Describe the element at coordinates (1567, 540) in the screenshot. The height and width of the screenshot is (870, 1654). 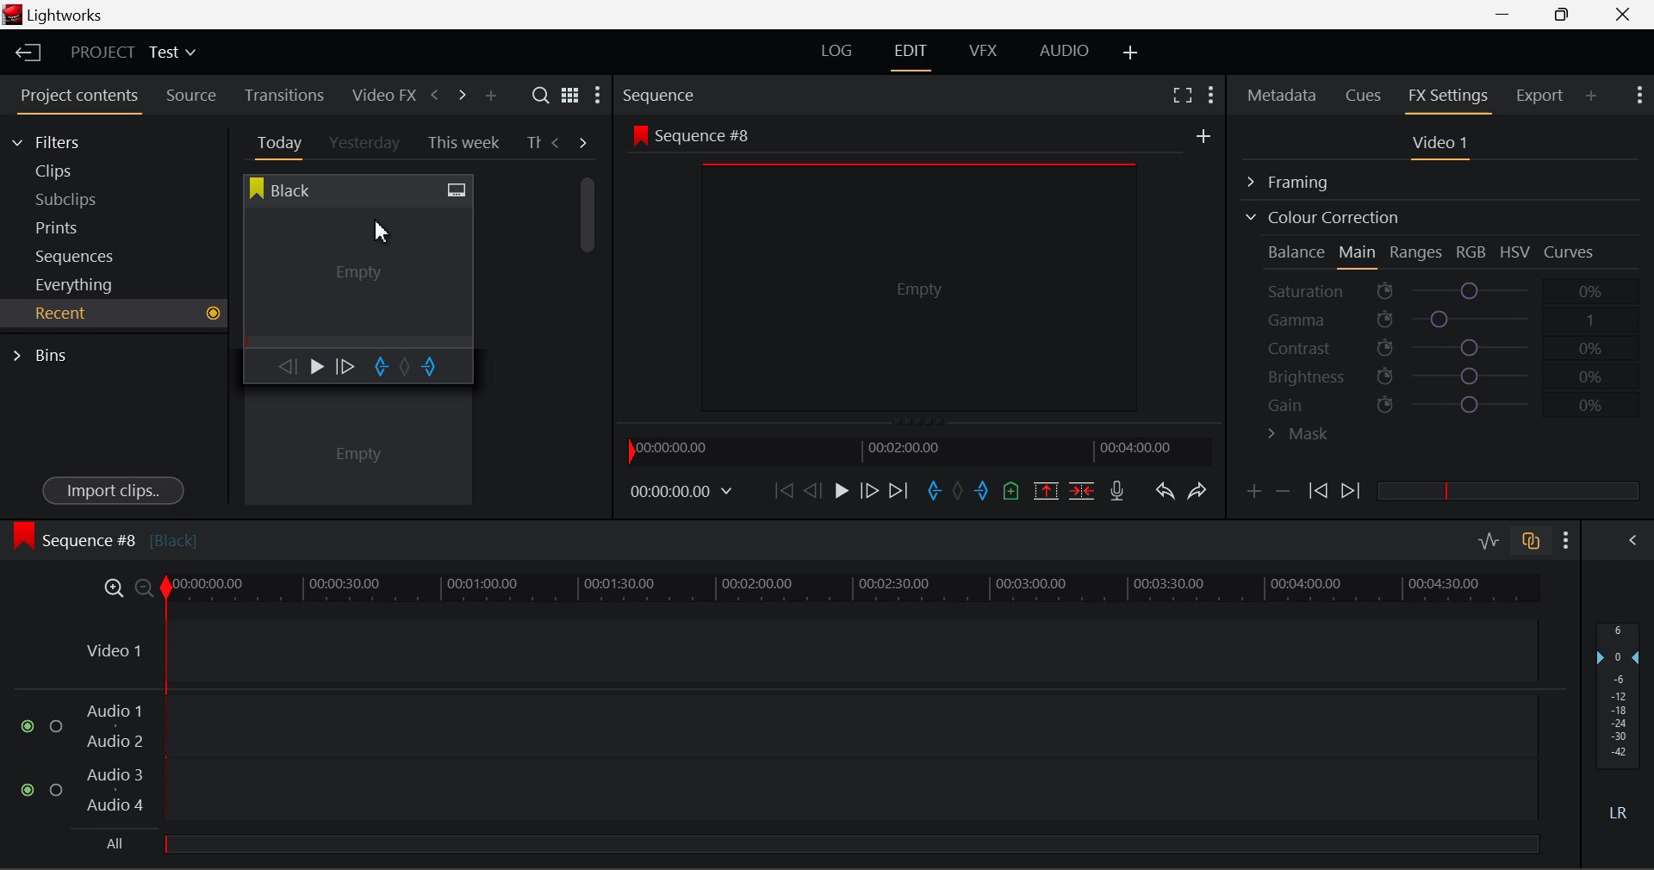
I see `Show Settings` at that location.